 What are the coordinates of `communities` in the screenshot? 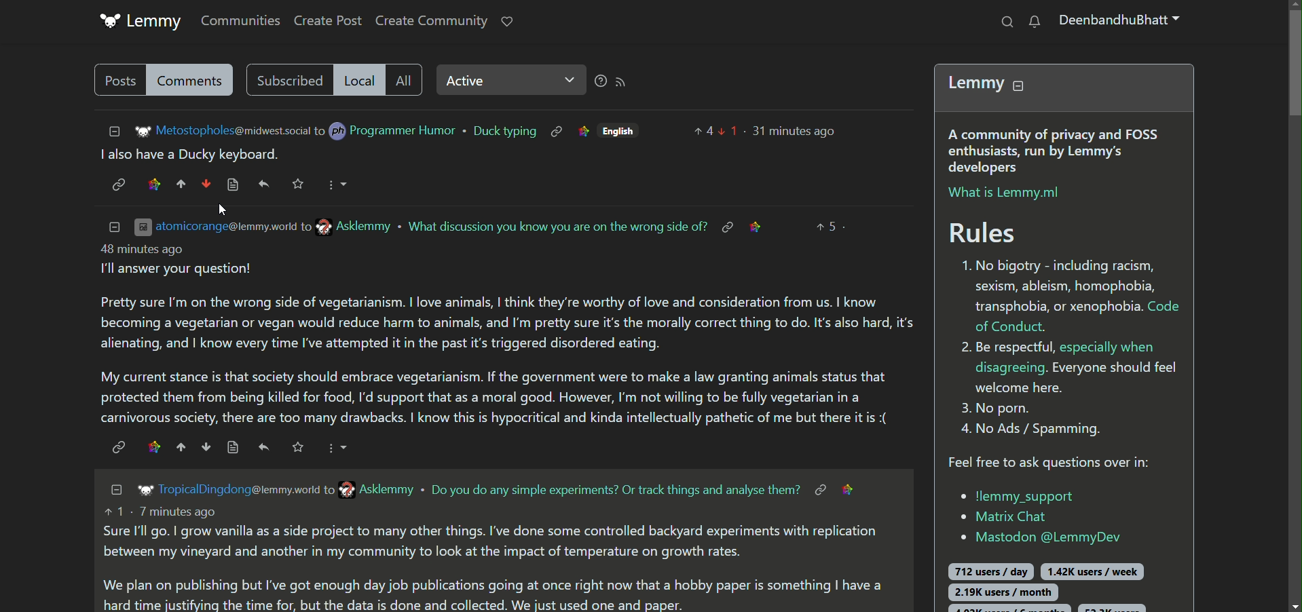 It's located at (236, 20).